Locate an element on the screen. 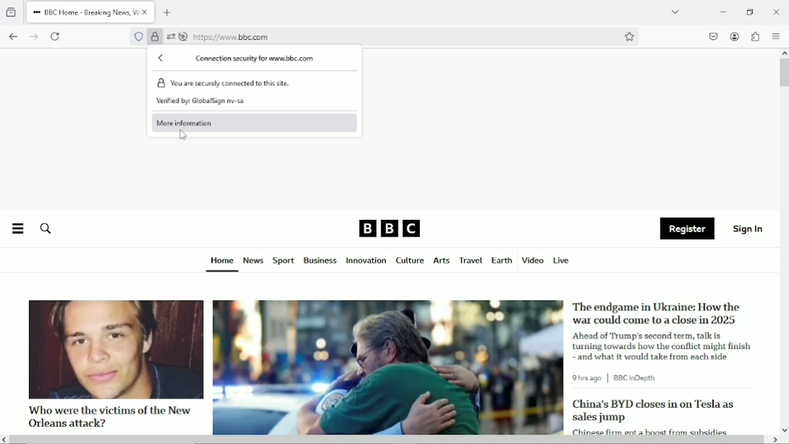  Reload current page is located at coordinates (57, 35).